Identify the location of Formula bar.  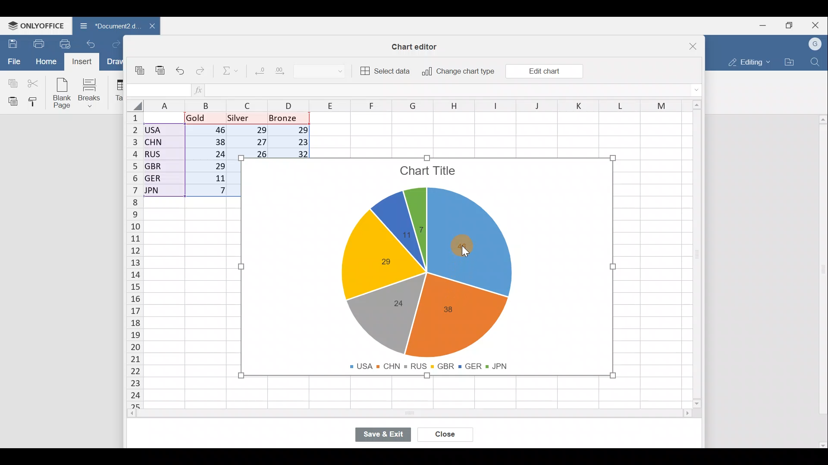
(457, 90).